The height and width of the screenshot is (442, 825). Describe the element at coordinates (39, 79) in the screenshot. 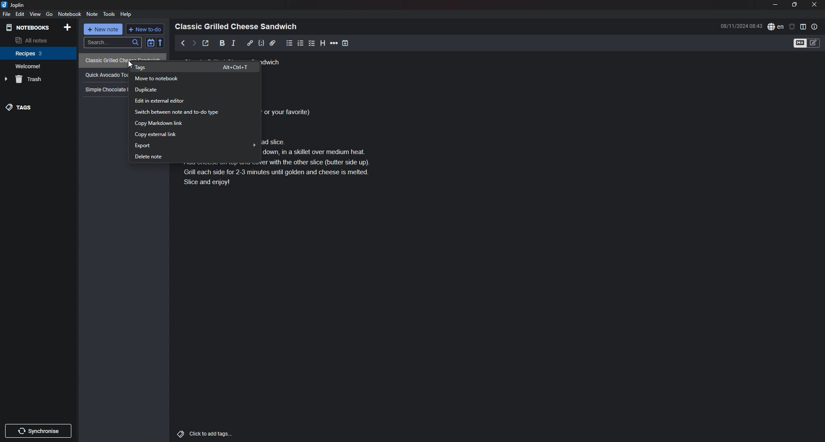

I see `trash` at that location.